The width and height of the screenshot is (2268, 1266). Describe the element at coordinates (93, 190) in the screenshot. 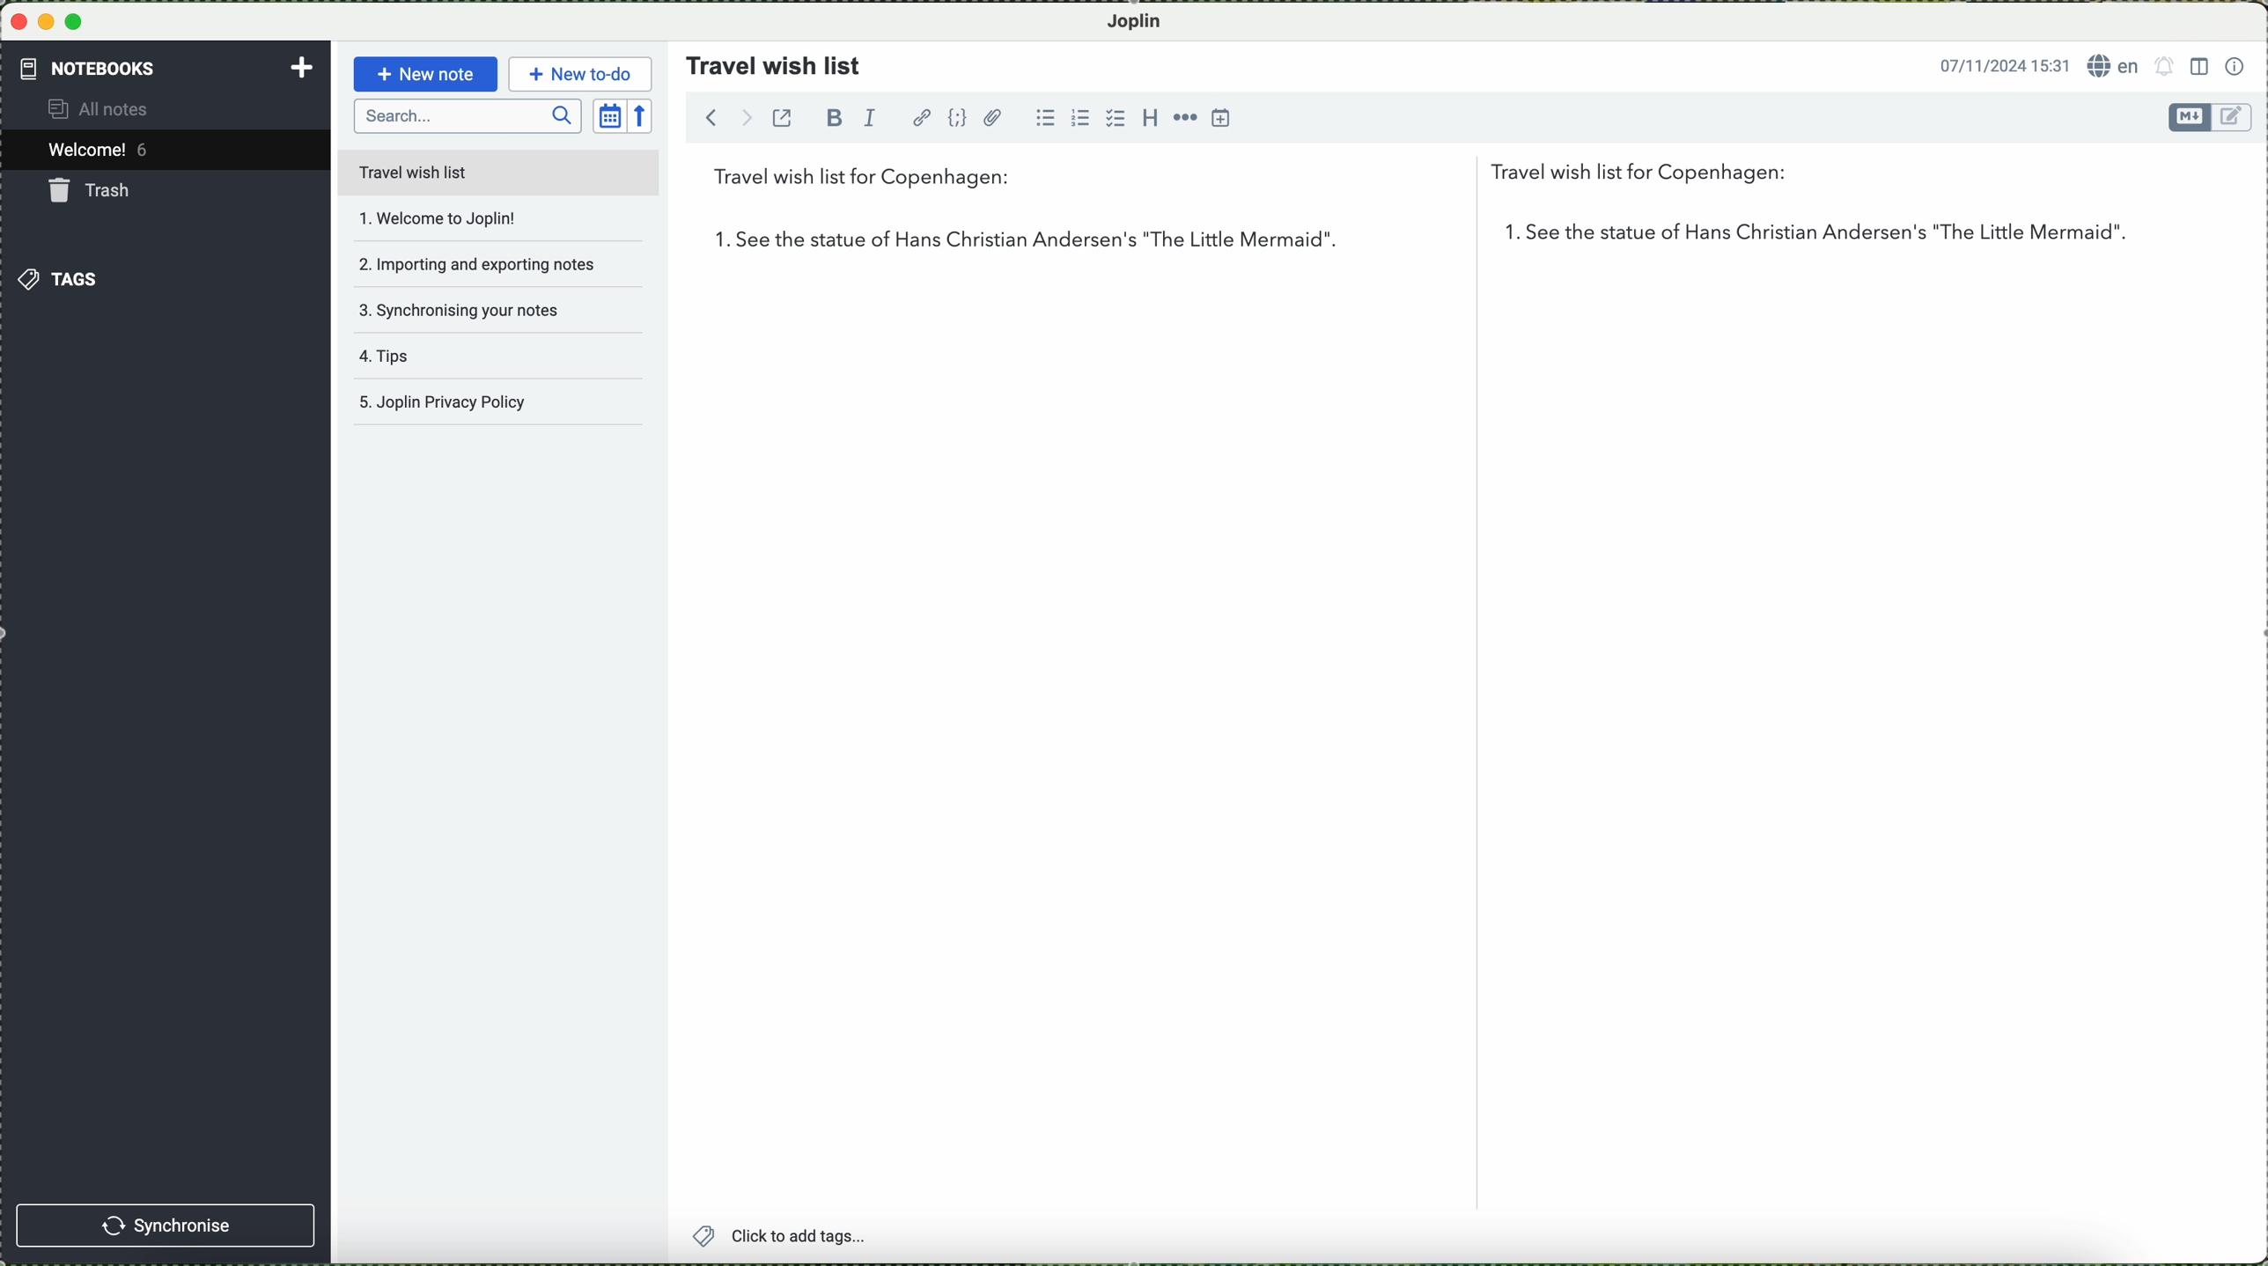

I see `trash` at that location.